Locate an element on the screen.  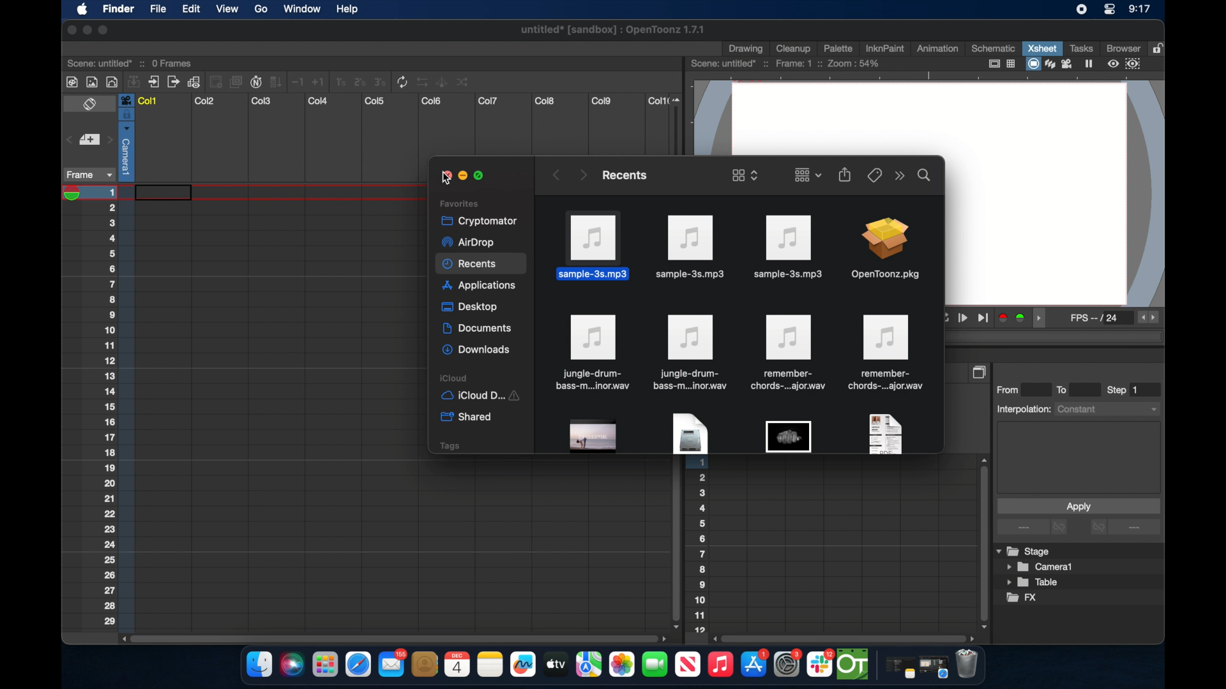
opentoonz is located at coordinates (854, 665).